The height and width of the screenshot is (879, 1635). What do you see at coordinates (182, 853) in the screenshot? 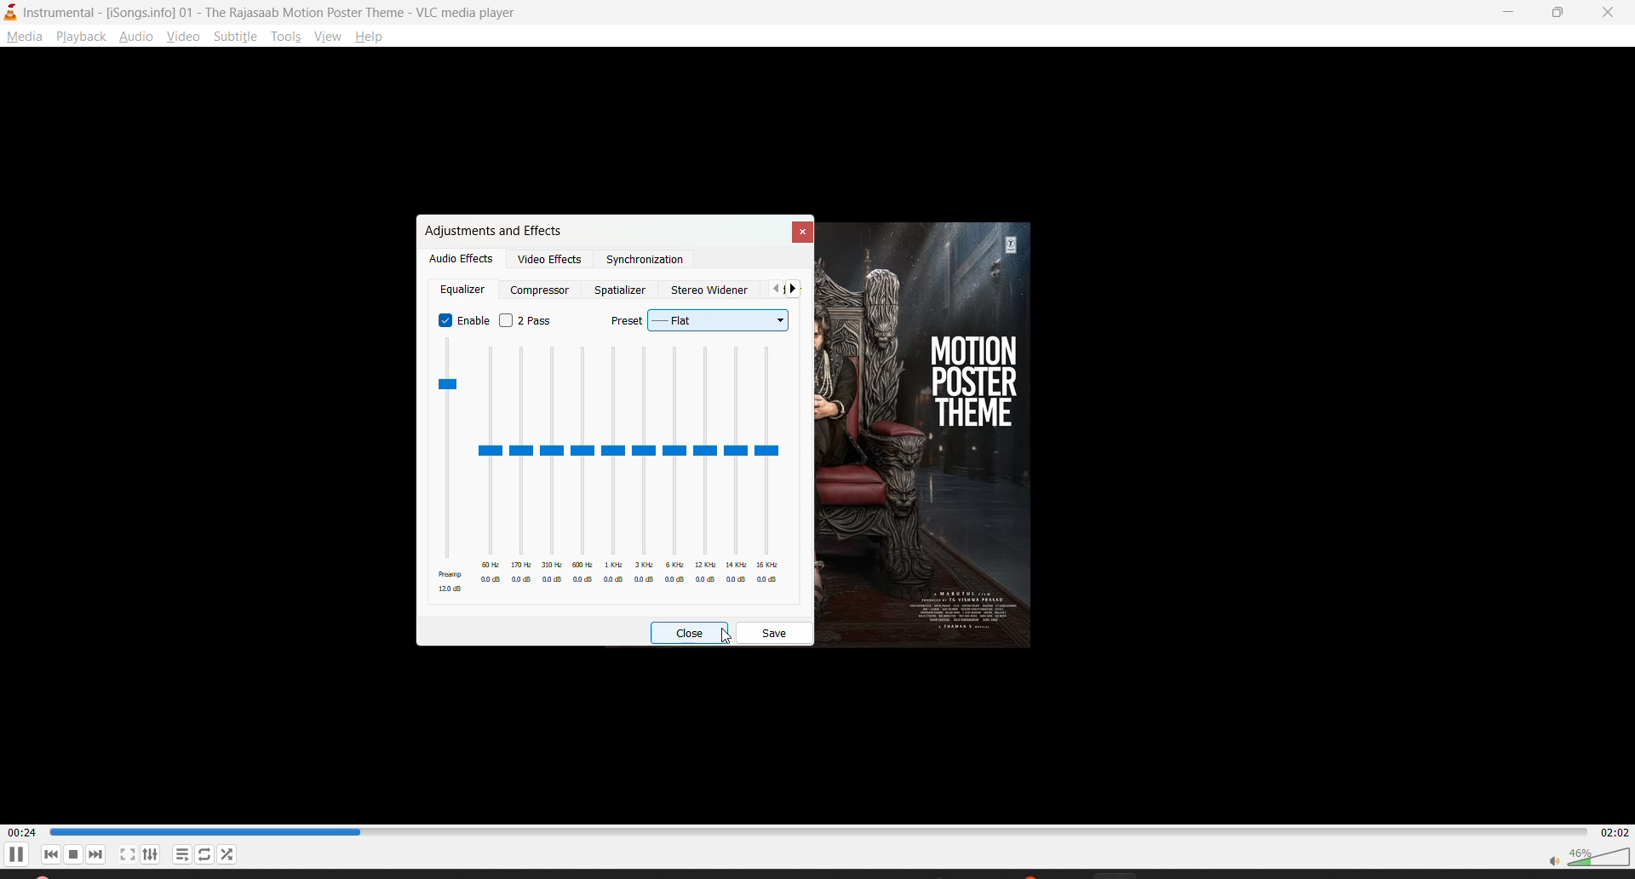
I see `playlist` at bounding box center [182, 853].